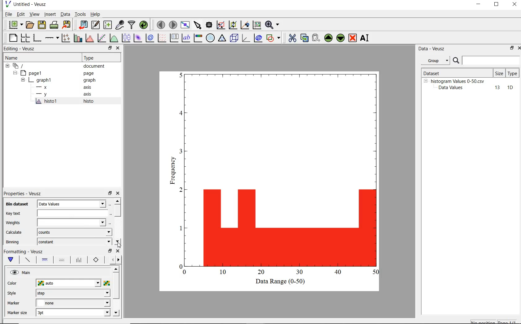  I want to click on hide, so click(23, 80).